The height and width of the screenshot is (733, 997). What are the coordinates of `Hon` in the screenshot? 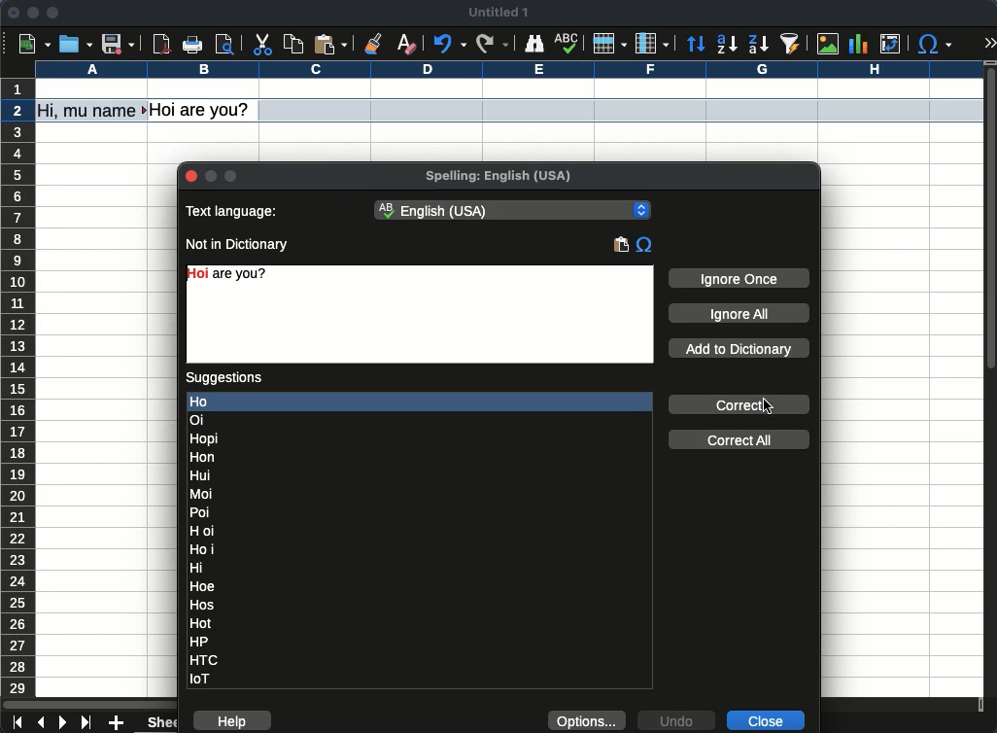 It's located at (205, 457).